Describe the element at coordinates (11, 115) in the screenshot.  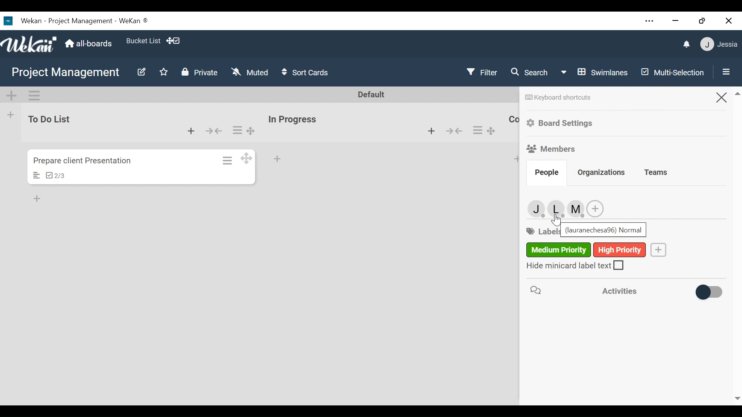
I see `Add list` at that location.